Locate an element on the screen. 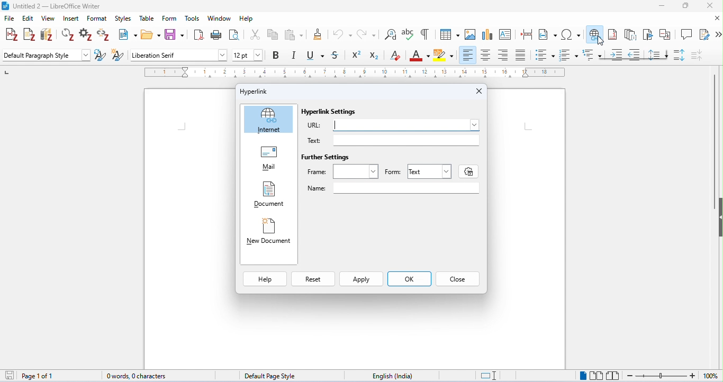 This screenshot has height=382, width=723. vertical scroll bar is located at coordinates (713, 142).